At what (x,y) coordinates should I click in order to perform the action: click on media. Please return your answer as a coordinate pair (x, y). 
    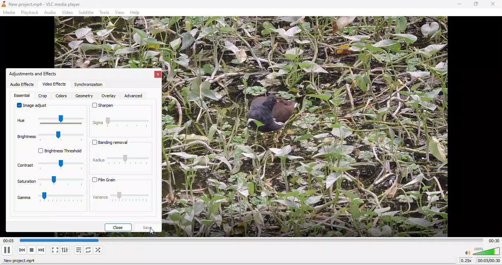
    Looking at the image, I should click on (10, 12).